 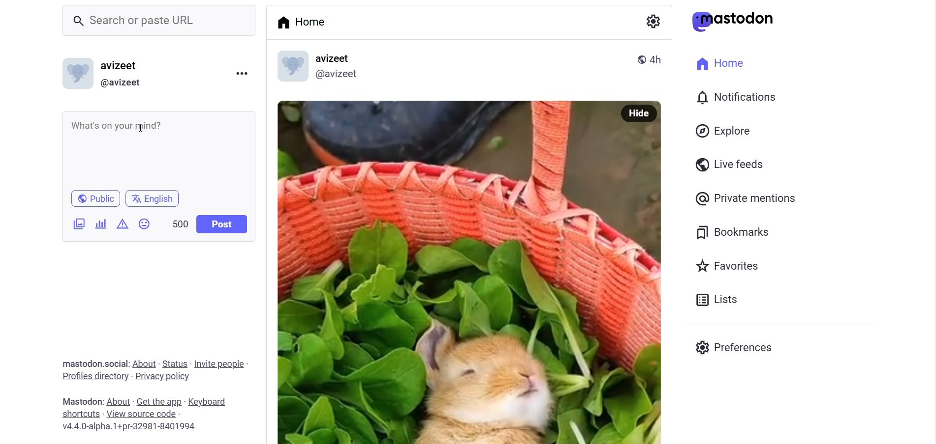 What do you see at coordinates (79, 223) in the screenshot?
I see `Add Image` at bounding box center [79, 223].